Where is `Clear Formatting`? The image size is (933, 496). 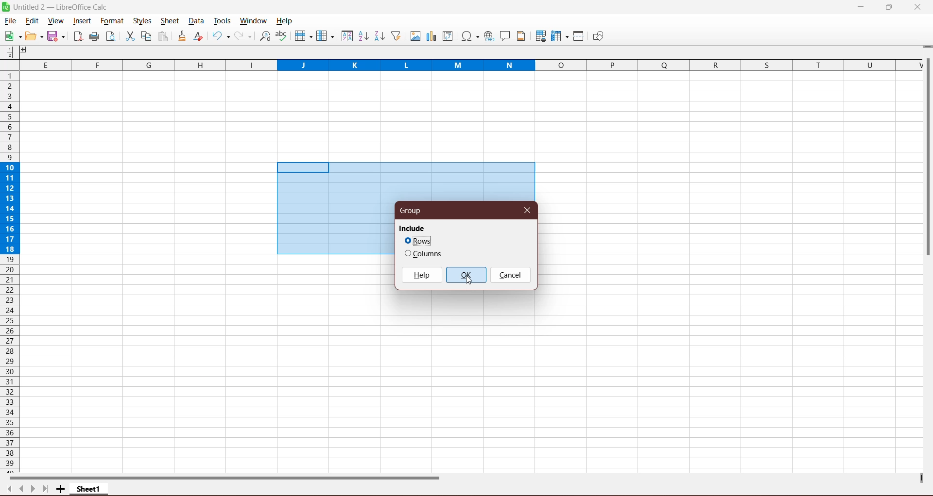 Clear Formatting is located at coordinates (199, 36).